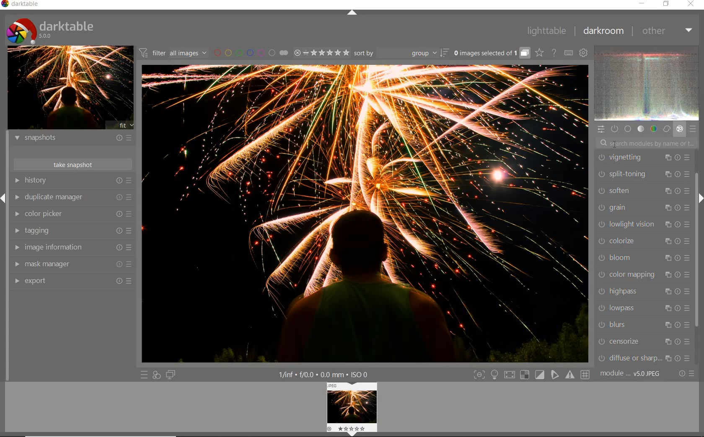 The image size is (704, 437). What do you see at coordinates (643, 275) in the screenshot?
I see `color mapping` at bounding box center [643, 275].